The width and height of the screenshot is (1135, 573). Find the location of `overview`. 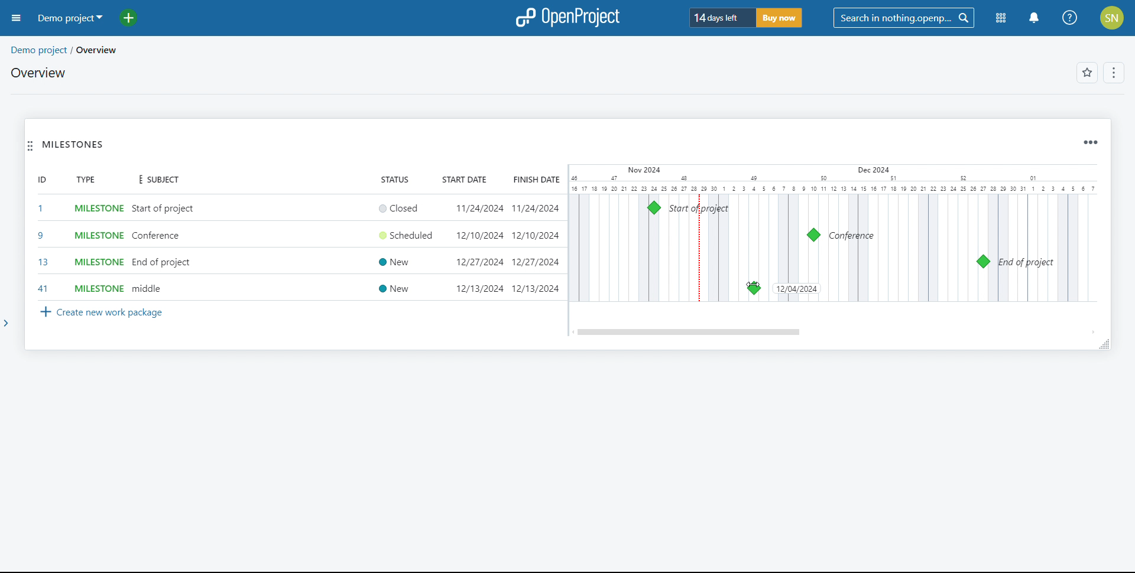

overview is located at coordinates (39, 73).